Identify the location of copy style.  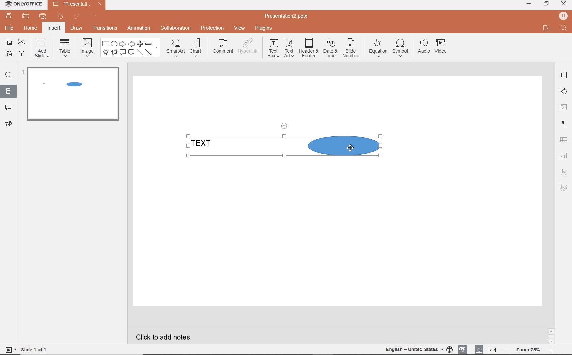
(21, 53).